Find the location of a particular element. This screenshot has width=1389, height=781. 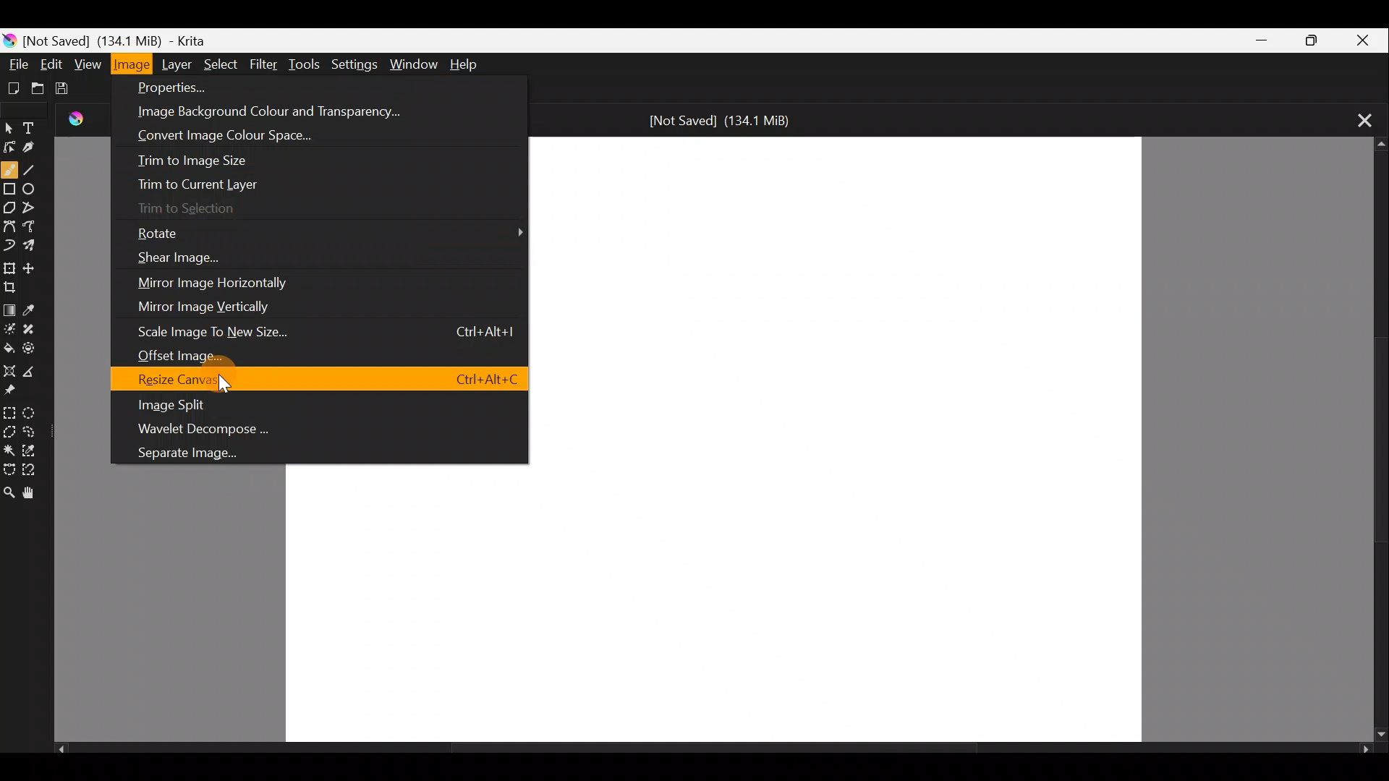

Maximize is located at coordinates (1307, 39).